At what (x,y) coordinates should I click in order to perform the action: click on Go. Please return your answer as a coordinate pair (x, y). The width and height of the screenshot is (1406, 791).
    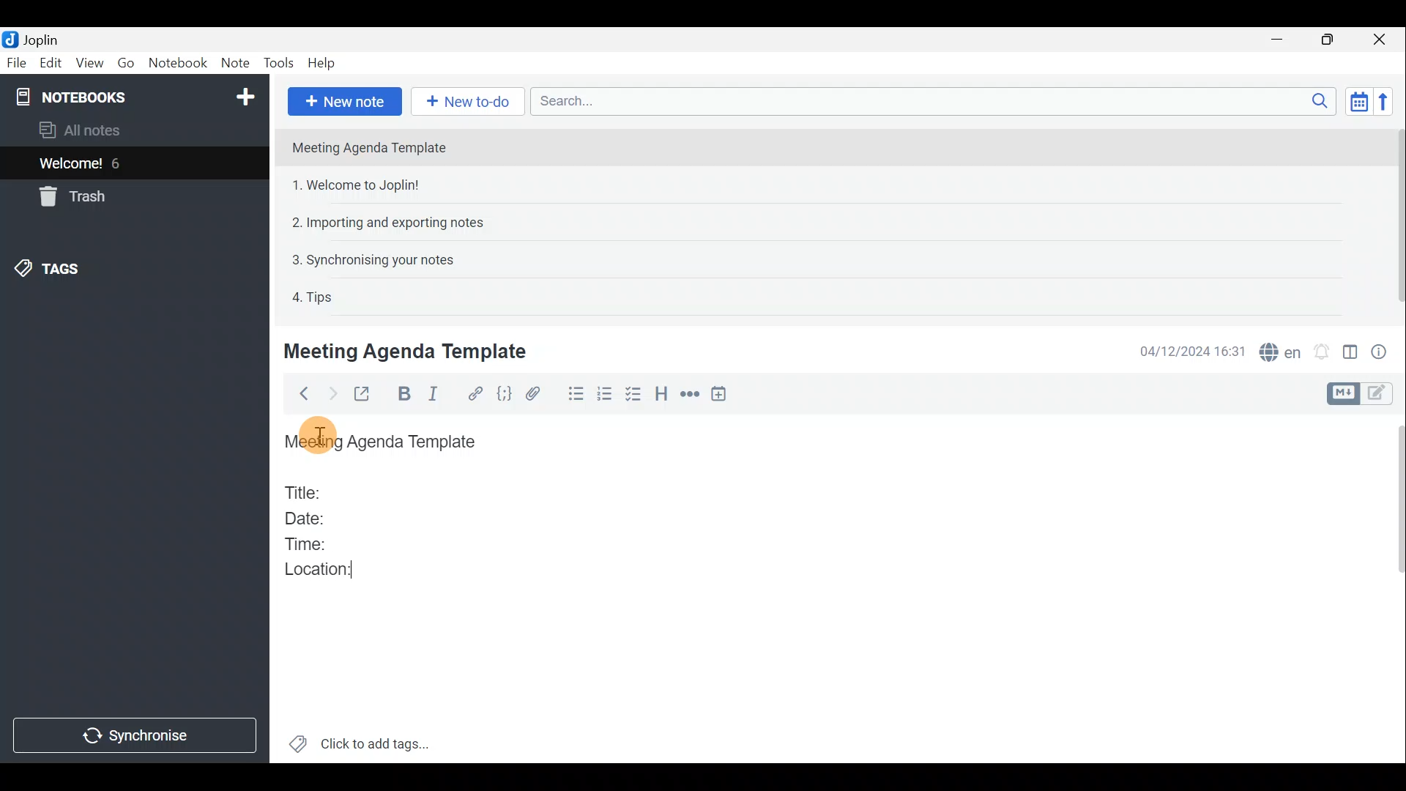
    Looking at the image, I should click on (125, 62).